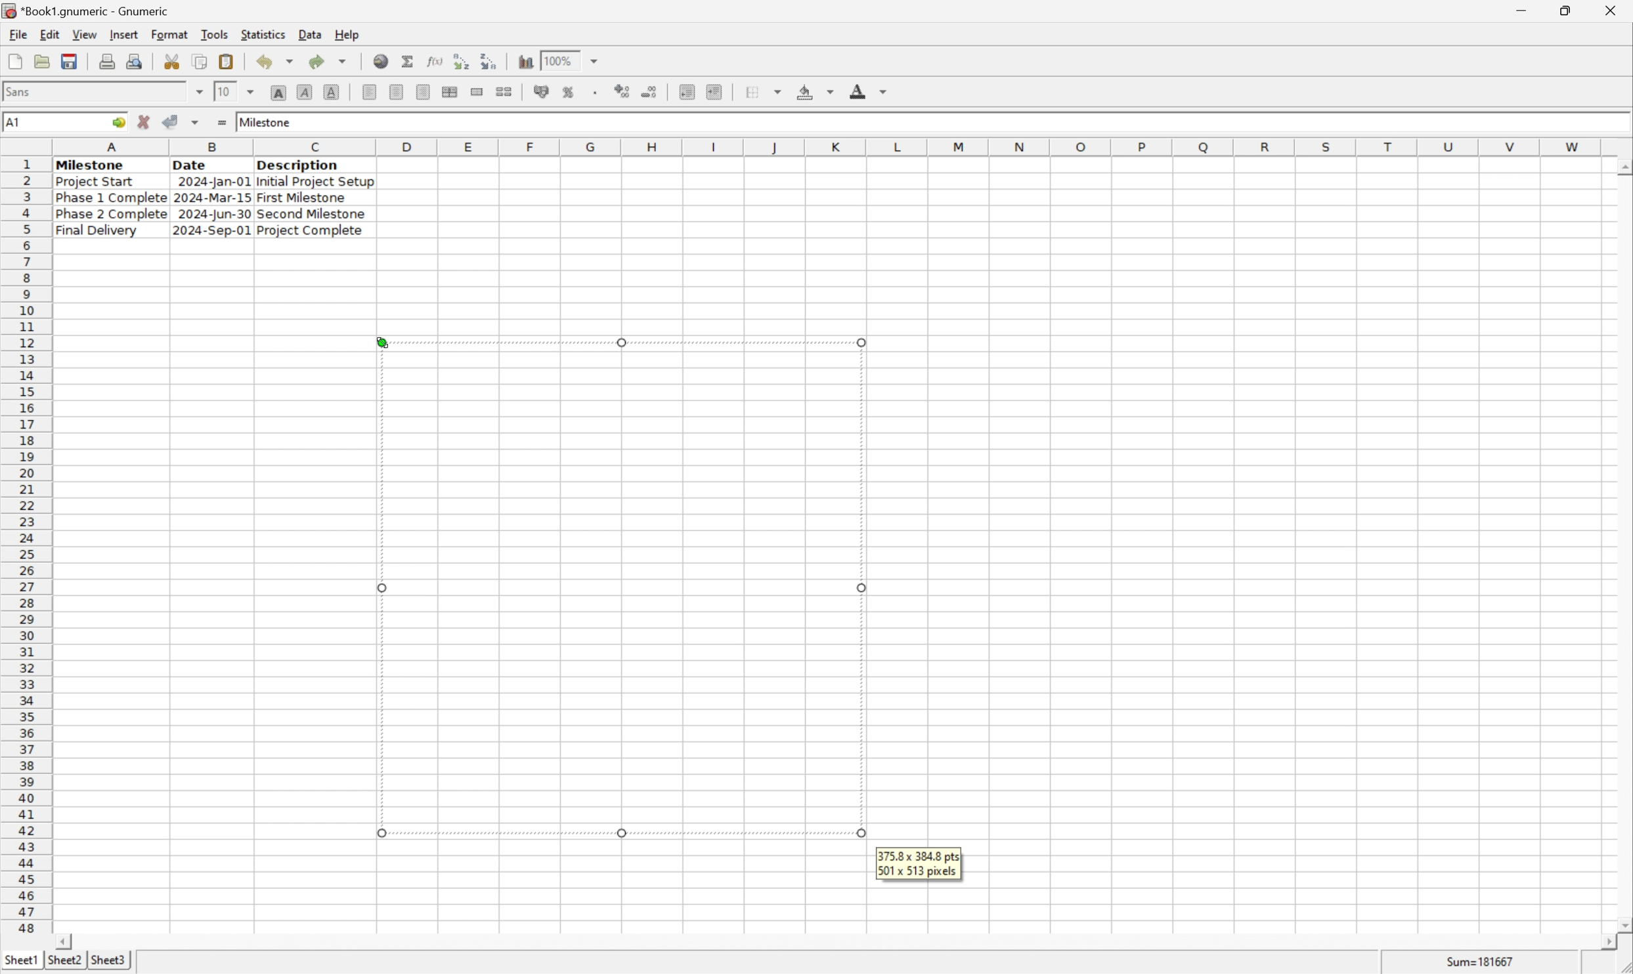  Describe the element at coordinates (148, 123) in the screenshot. I see `cancel changes` at that location.